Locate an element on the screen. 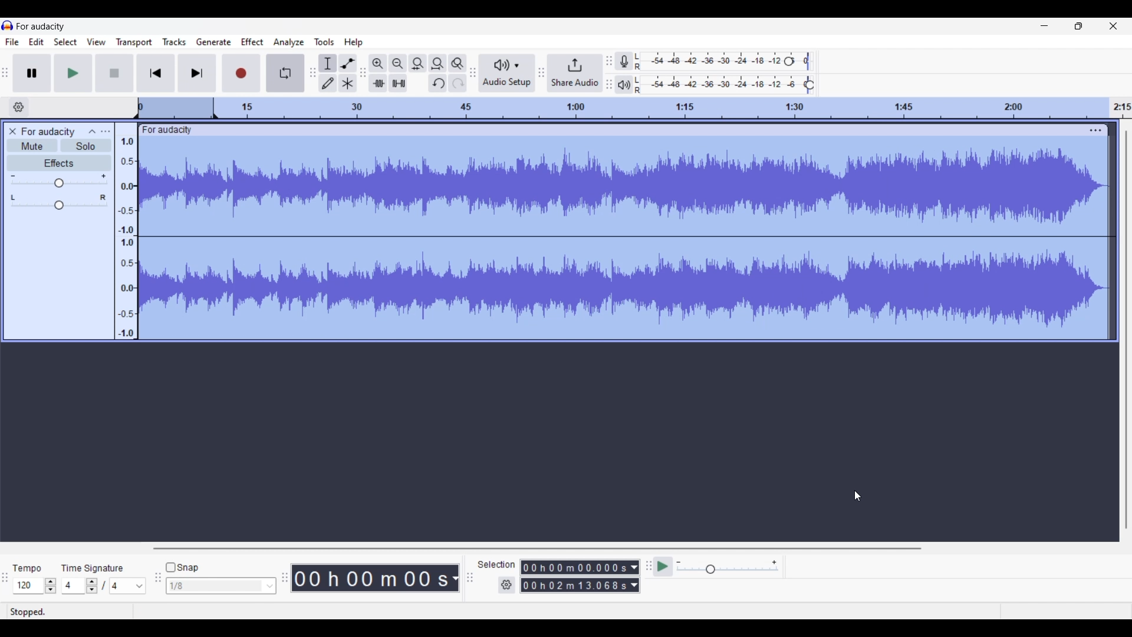 This screenshot has width=1132, height=637. Solo is located at coordinates (86, 146).